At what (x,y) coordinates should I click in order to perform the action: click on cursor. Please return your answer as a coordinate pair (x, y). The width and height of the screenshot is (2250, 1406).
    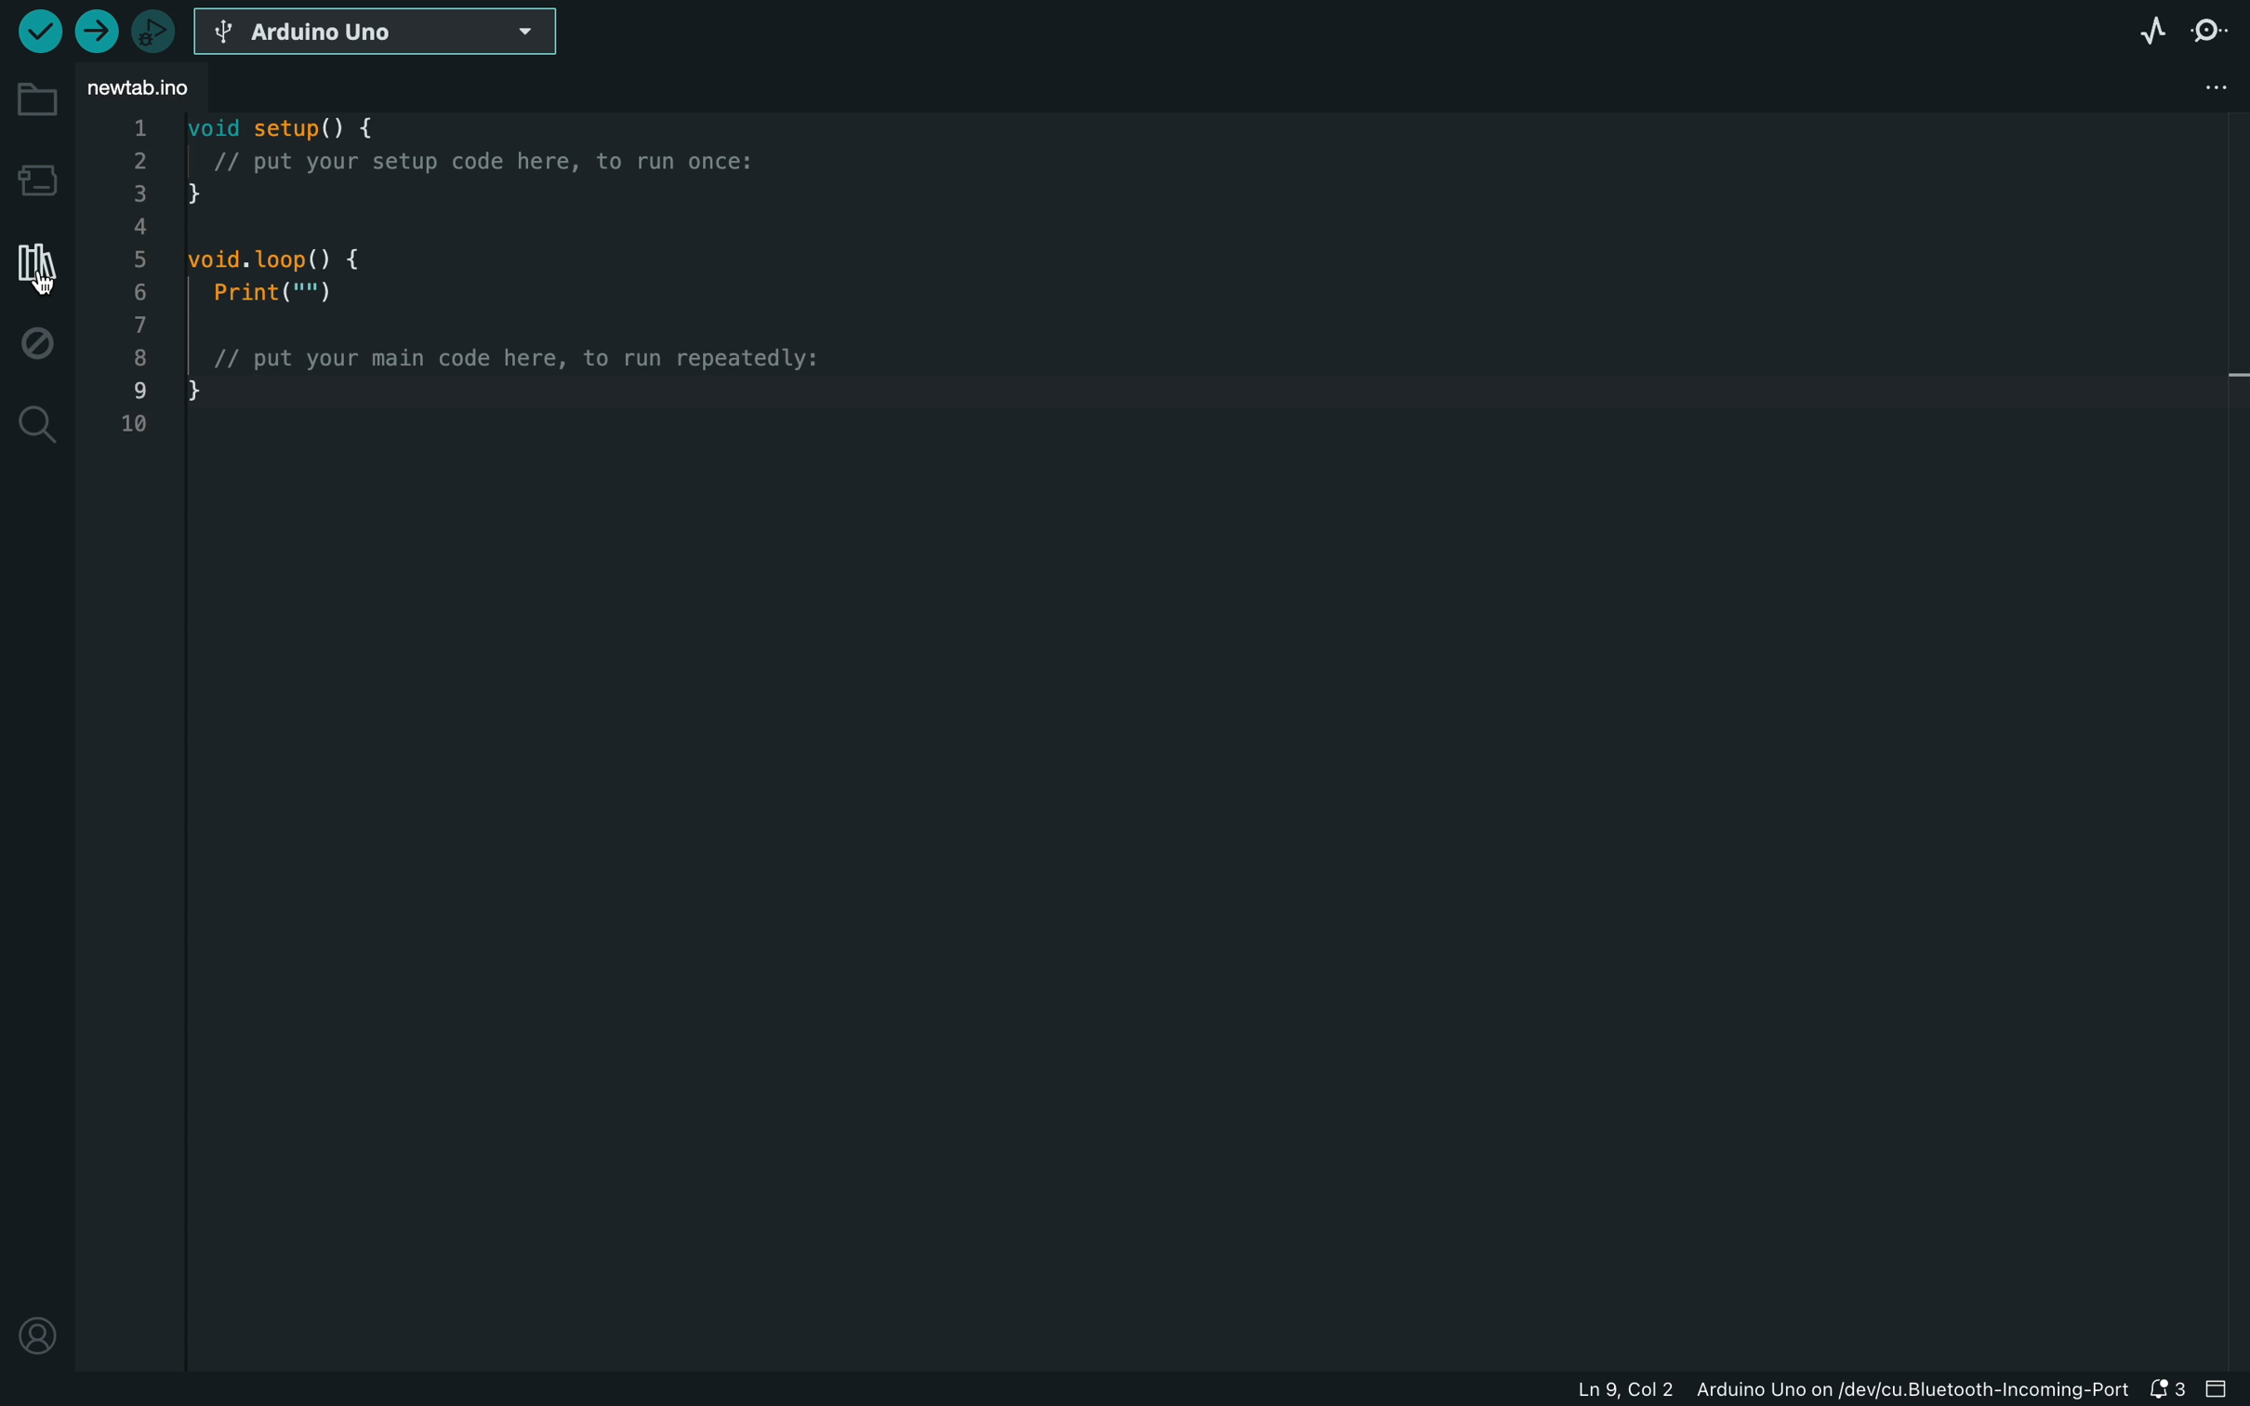
    Looking at the image, I should click on (39, 279).